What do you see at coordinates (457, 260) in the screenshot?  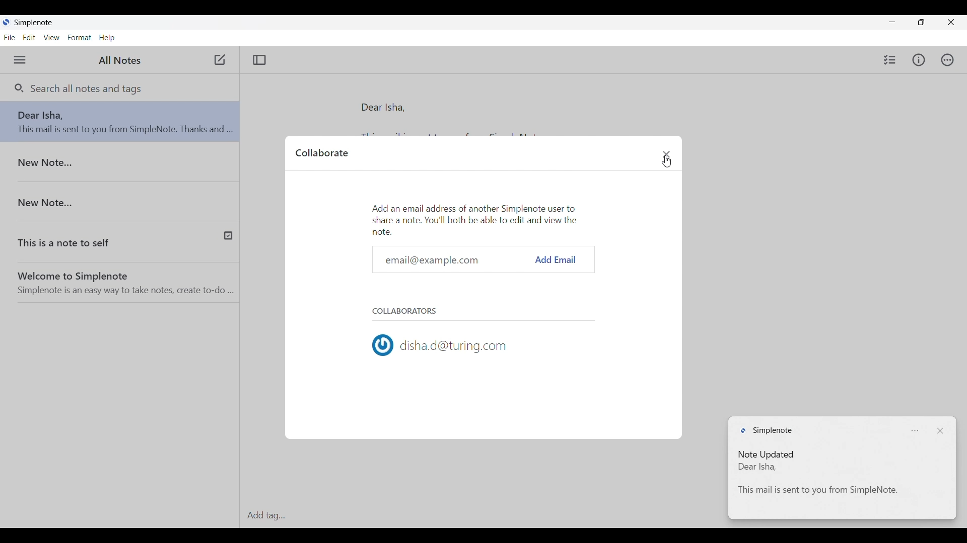 I see `email@example.com` at bounding box center [457, 260].